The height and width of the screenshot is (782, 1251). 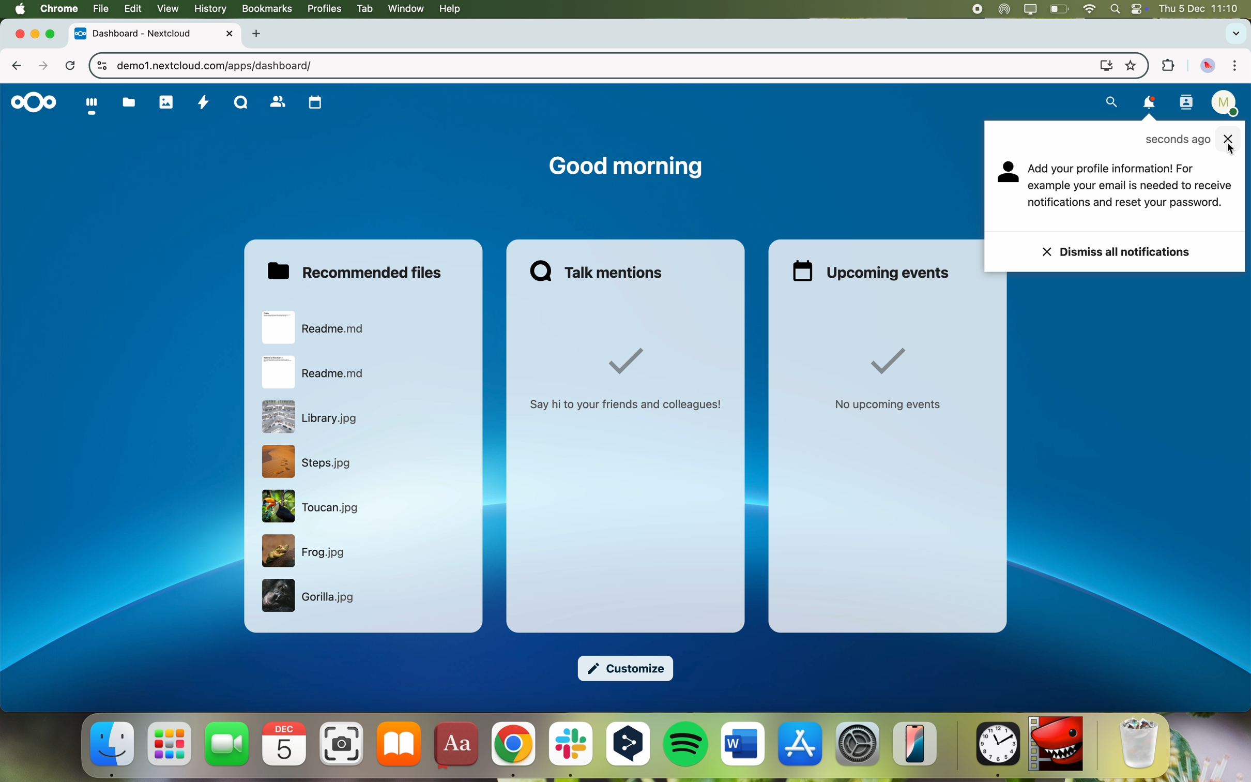 What do you see at coordinates (309, 461) in the screenshot?
I see `file` at bounding box center [309, 461].